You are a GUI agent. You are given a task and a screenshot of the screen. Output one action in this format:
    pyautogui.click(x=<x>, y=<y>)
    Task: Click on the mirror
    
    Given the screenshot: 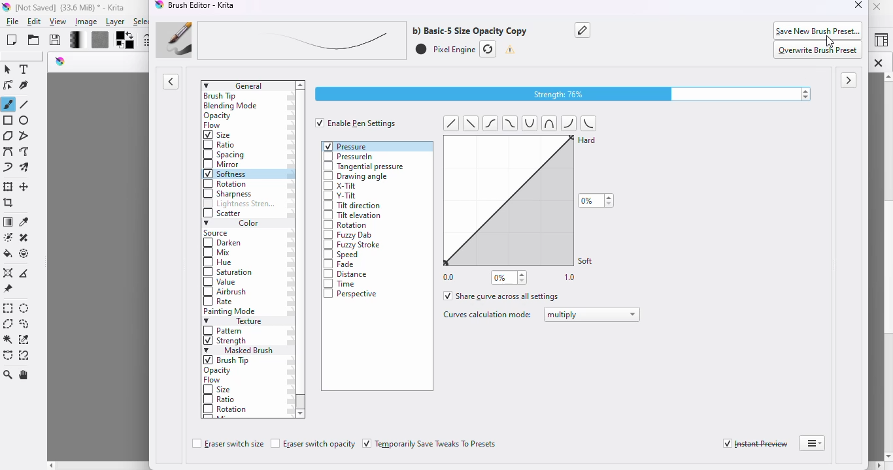 What is the action you would take?
    pyautogui.click(x=223, y=164)
    